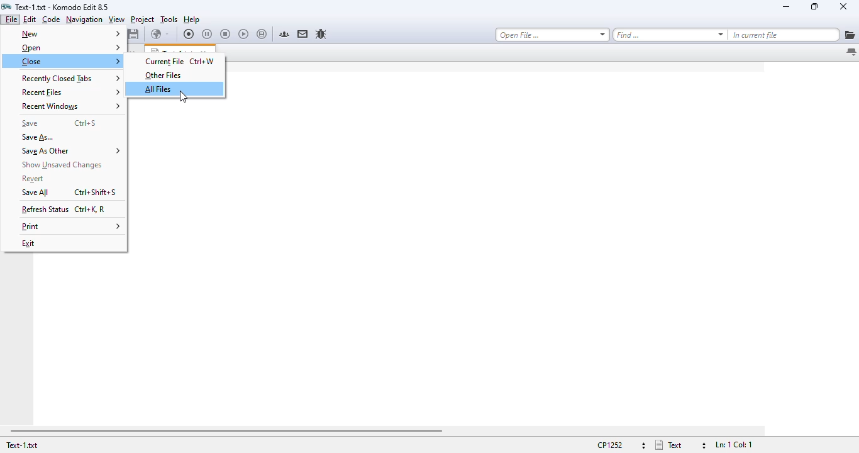  I want to click on all files, so click(160, 89).